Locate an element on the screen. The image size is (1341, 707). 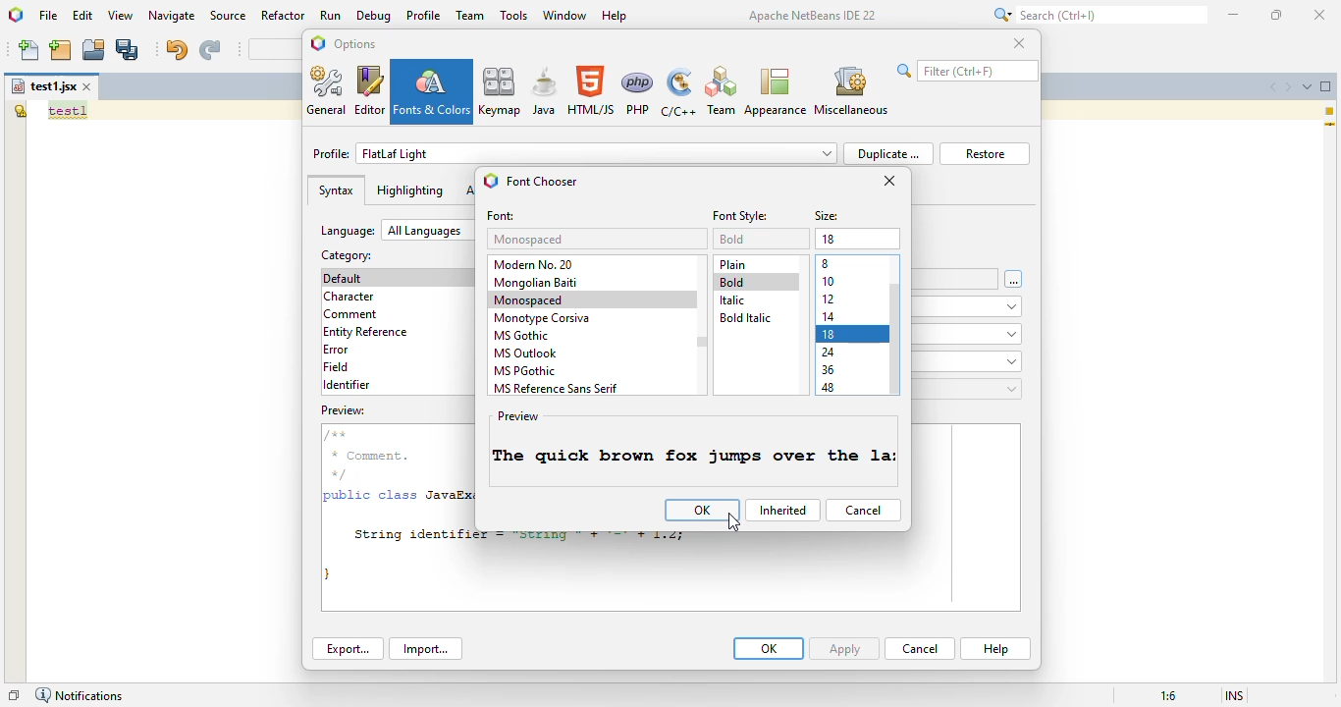
duplicate is located at coordinates (888, 153).